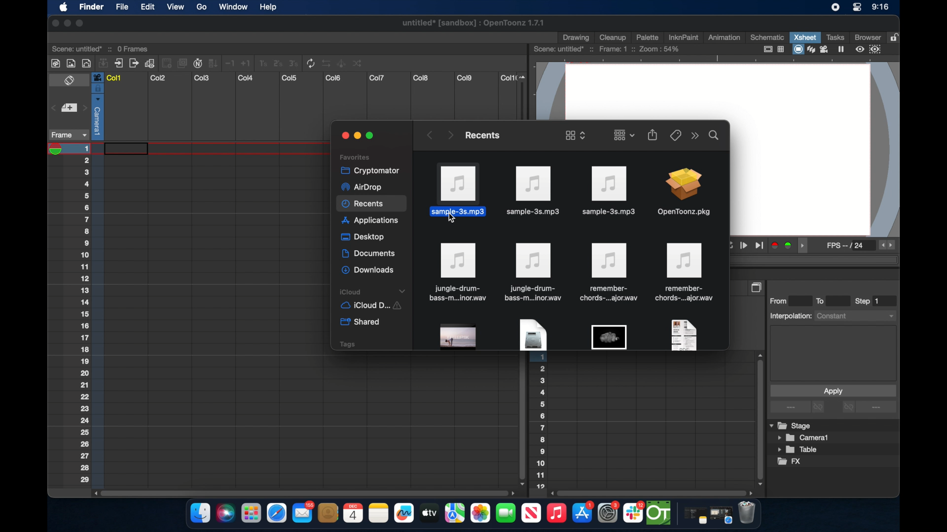  What do you see at coordinates (835, 7) in the screenshot?
I see `screen recorder icon` at bounding box center [835, 7].